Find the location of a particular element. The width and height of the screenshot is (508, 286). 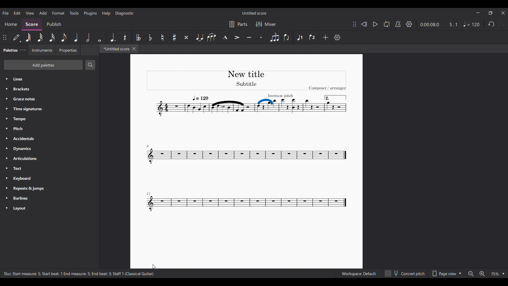

Undo is located at coordinates (491, 24).